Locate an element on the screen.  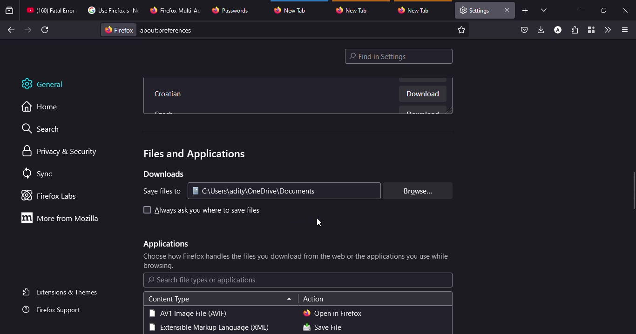
downloads is located at coordinates (163, 174).